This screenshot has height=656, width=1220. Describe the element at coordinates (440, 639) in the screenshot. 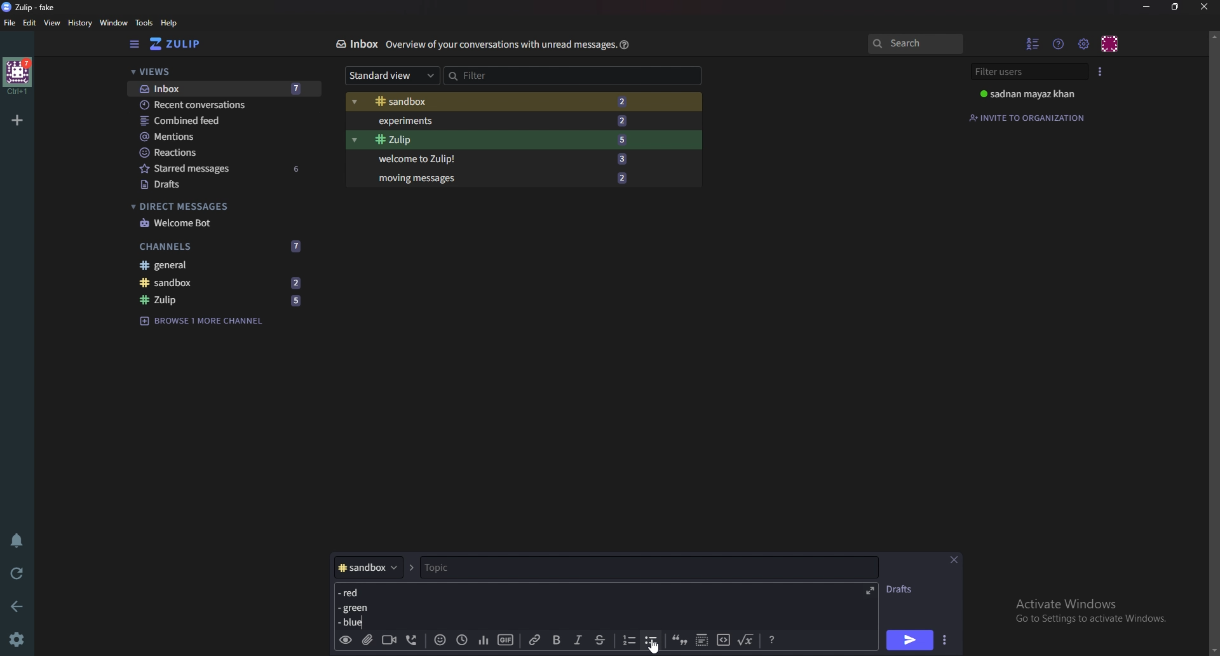

I see `Emoji` at that location.